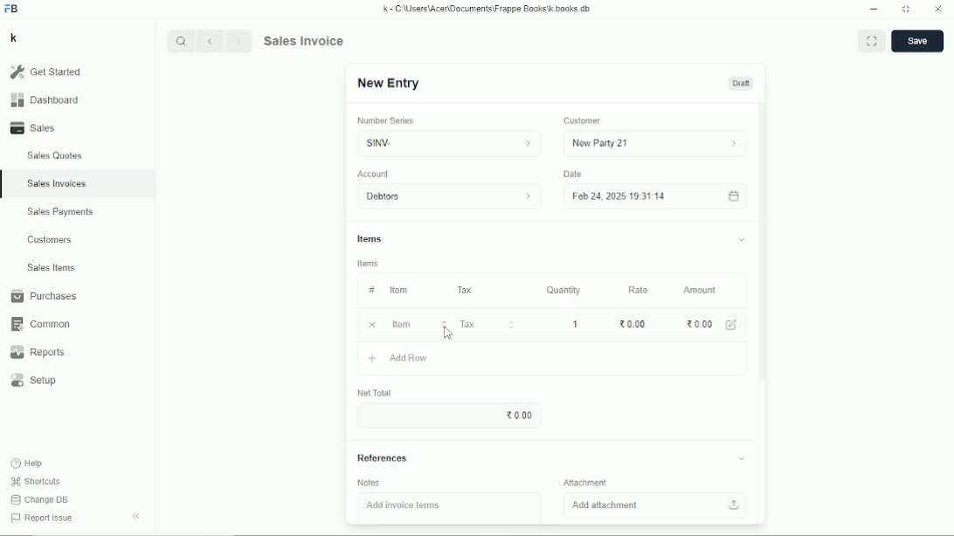  I want to click on 1, so click(577, 324).